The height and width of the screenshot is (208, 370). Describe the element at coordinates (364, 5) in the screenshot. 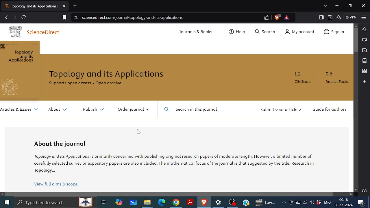

I see `Close` at that location.